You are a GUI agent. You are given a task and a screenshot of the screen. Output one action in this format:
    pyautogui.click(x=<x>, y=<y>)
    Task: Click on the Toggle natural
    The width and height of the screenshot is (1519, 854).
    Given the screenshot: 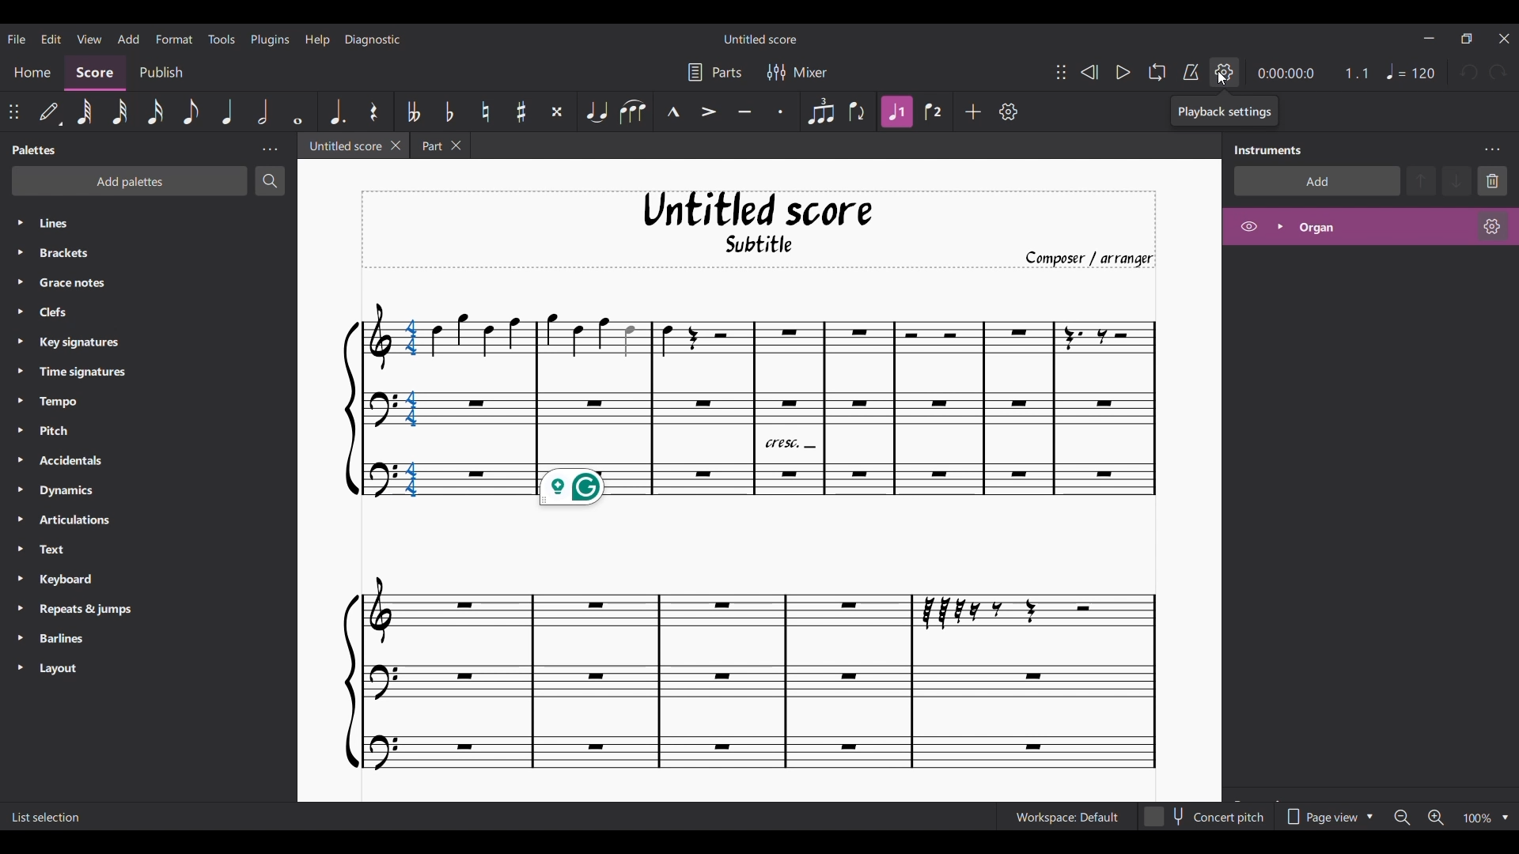 What is the action you would take?
    pyautogui.click(x=486, y=111)
    